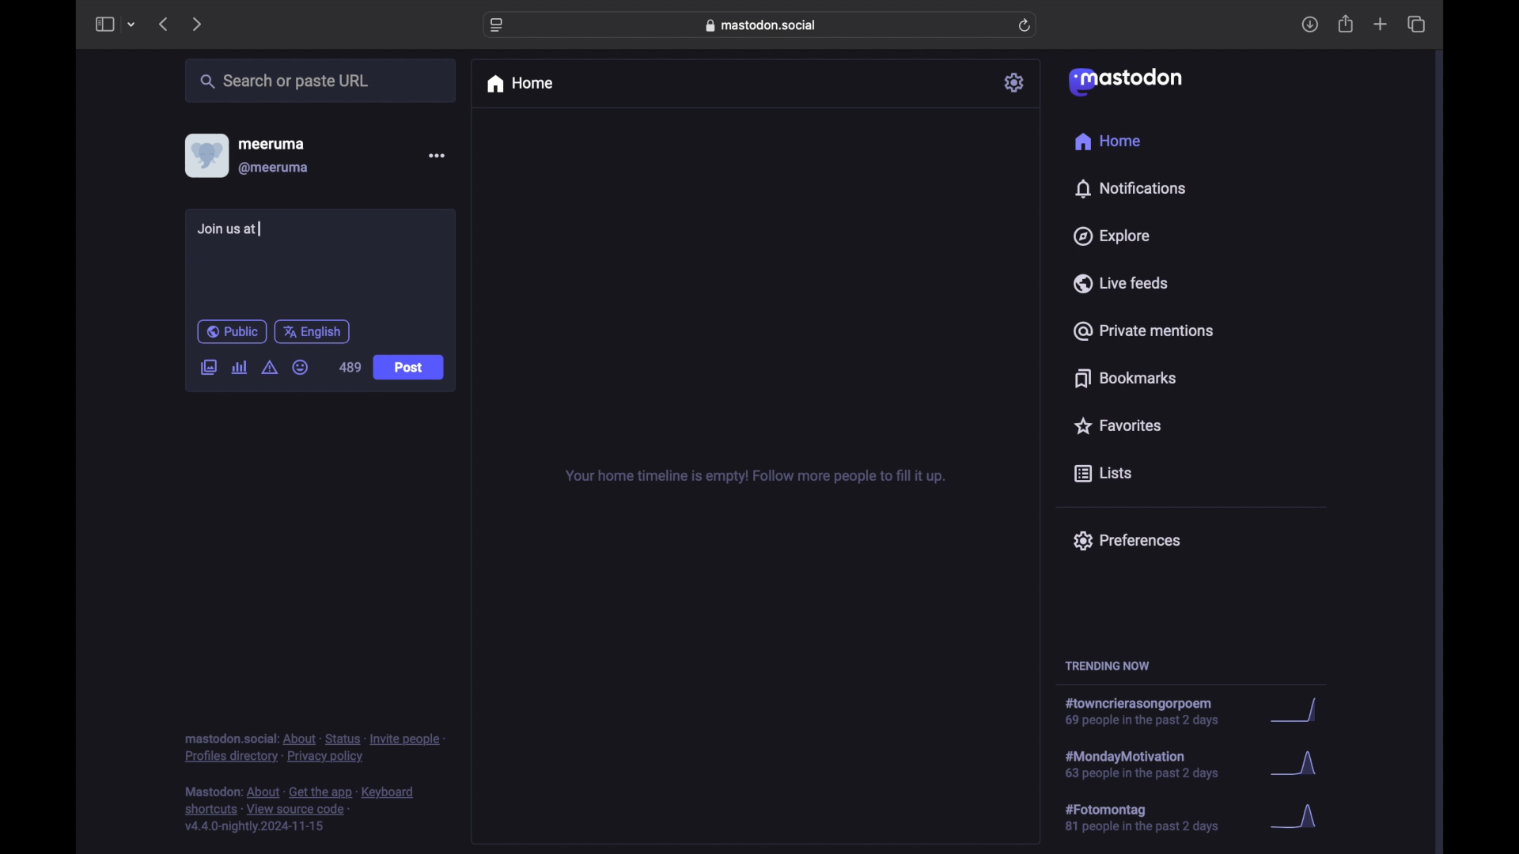 This screenshot has width=1519, height=854. I want to click on live feeds, so click(1122, 283).